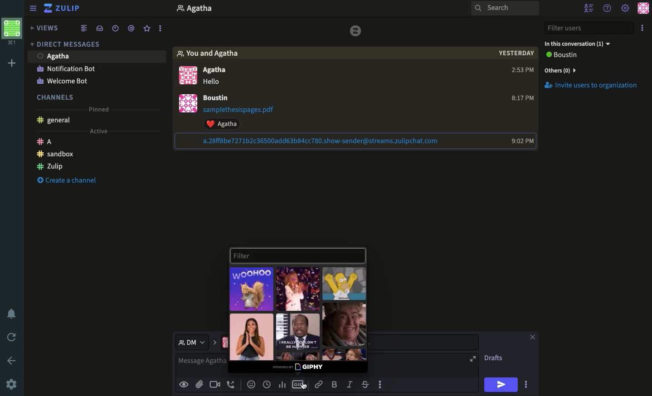 This screenshot has height=396, width=652. What do you see at coordinates (320, 385) in the screenshot?
I see `Link` at bounding box center [320, 385].